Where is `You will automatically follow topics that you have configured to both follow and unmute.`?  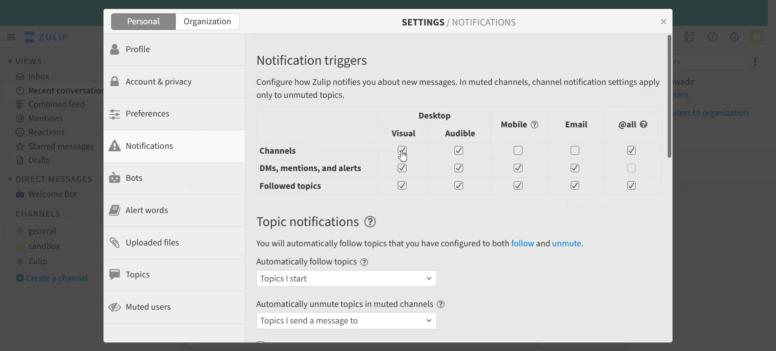 You will automatically follow topics that you have configured to both follow and unmute. is located at coordinates (420, 244).